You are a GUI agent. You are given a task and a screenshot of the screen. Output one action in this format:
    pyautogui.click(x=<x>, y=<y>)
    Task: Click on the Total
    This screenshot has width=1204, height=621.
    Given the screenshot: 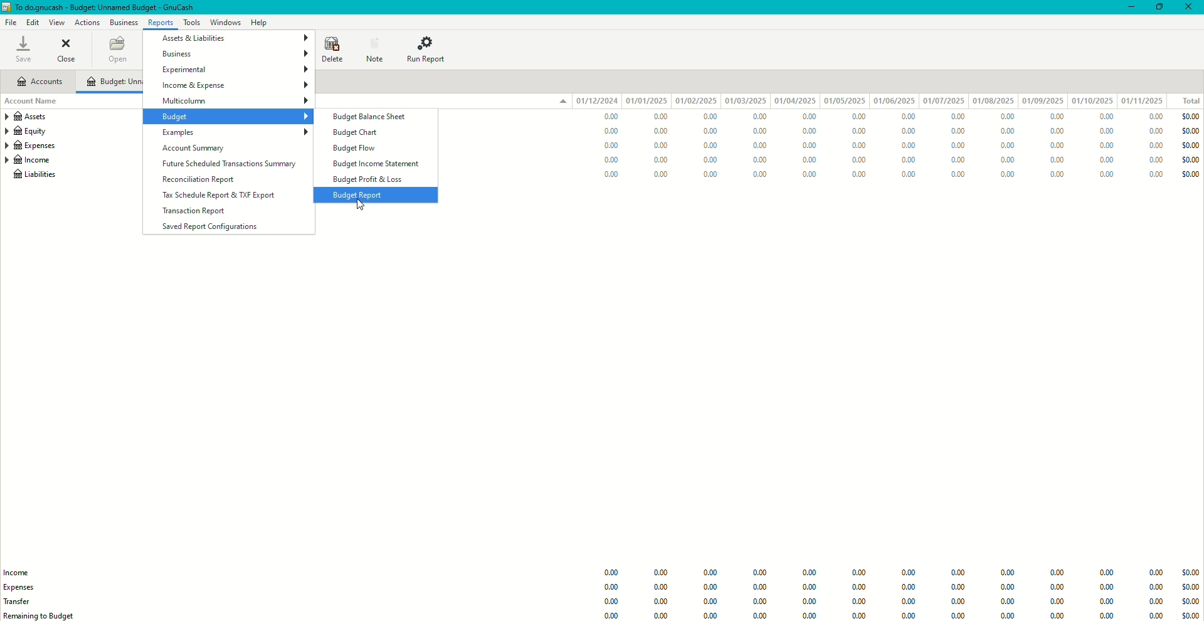 What is the action you would take?
    pyautogui.click(x=1185, y=101)
    